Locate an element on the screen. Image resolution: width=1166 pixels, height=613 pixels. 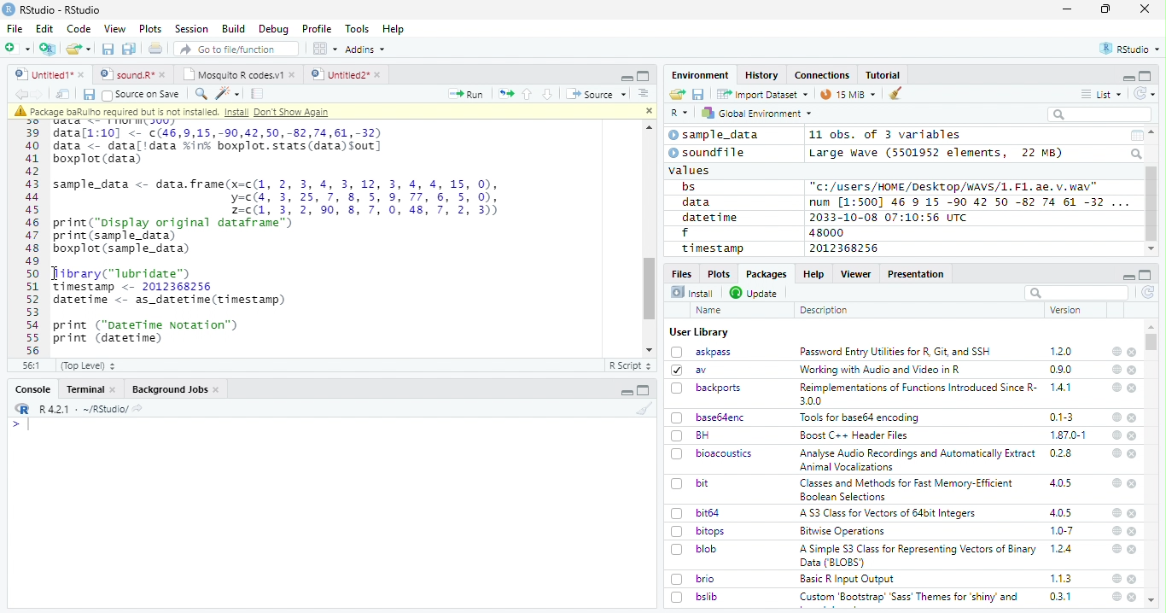
minimize is located at coordinates (628, 390).